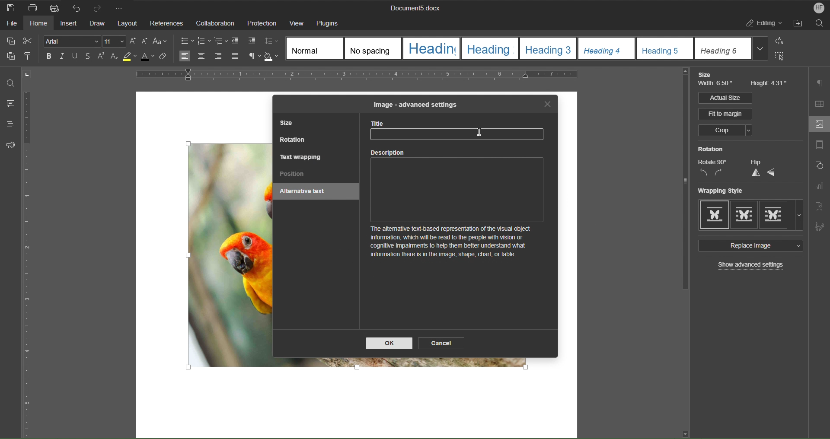  Describe the element at coordinates (782, 58) in the screenshot. I see `Select All` at that location.